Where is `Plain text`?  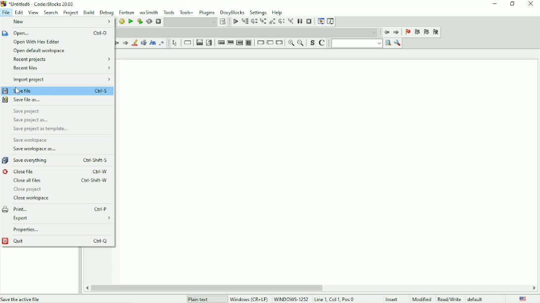
Plain text is located at coordinates (199, 299).